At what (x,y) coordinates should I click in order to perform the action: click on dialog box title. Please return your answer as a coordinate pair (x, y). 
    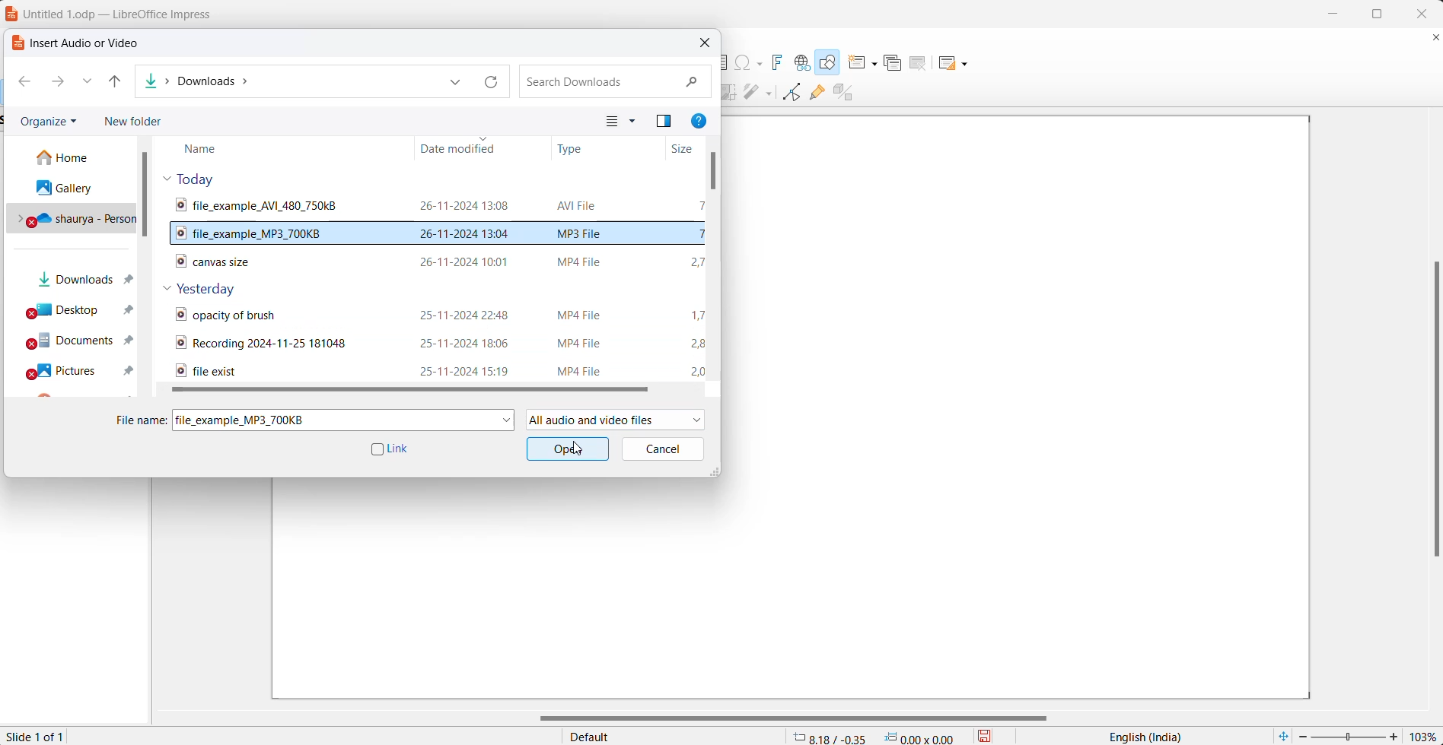
    Looking at the image, I should click on (76, 42).